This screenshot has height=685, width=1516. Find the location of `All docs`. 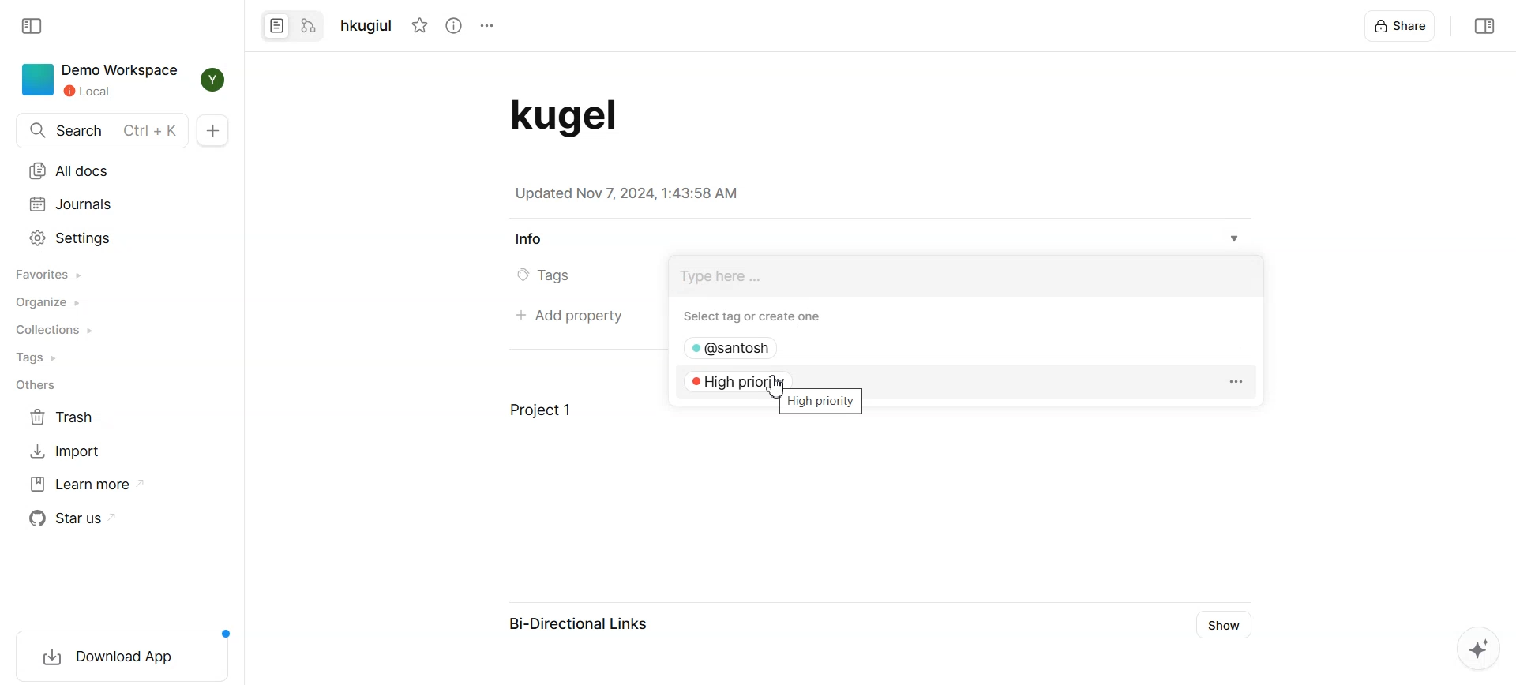

All docs is located at coordinates (72, 170).